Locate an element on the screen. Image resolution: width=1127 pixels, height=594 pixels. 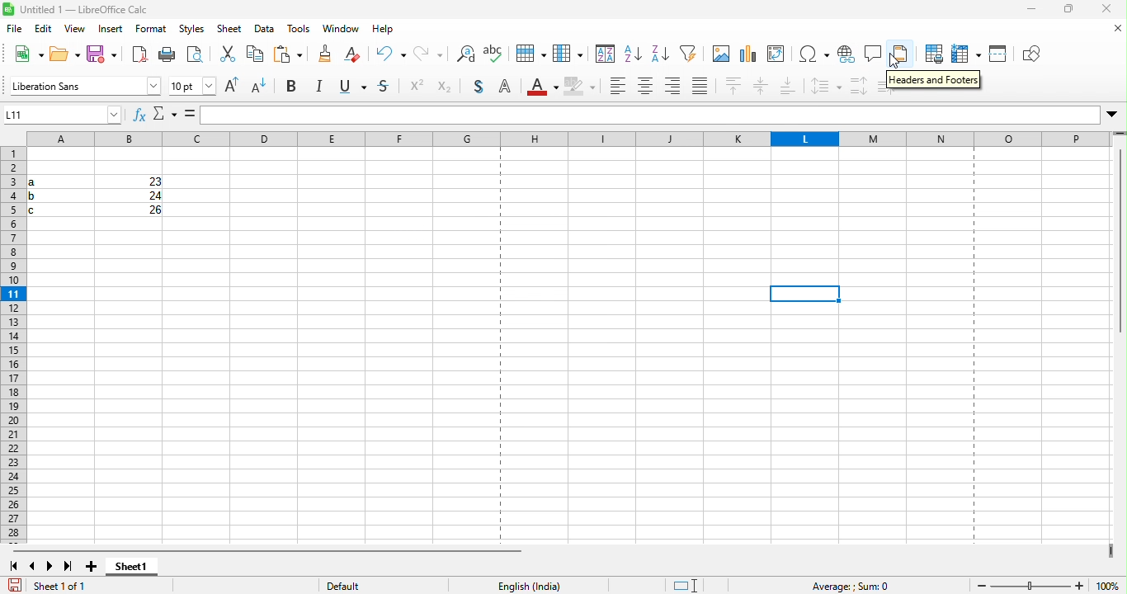
chart is located at coordinates (749, 54).